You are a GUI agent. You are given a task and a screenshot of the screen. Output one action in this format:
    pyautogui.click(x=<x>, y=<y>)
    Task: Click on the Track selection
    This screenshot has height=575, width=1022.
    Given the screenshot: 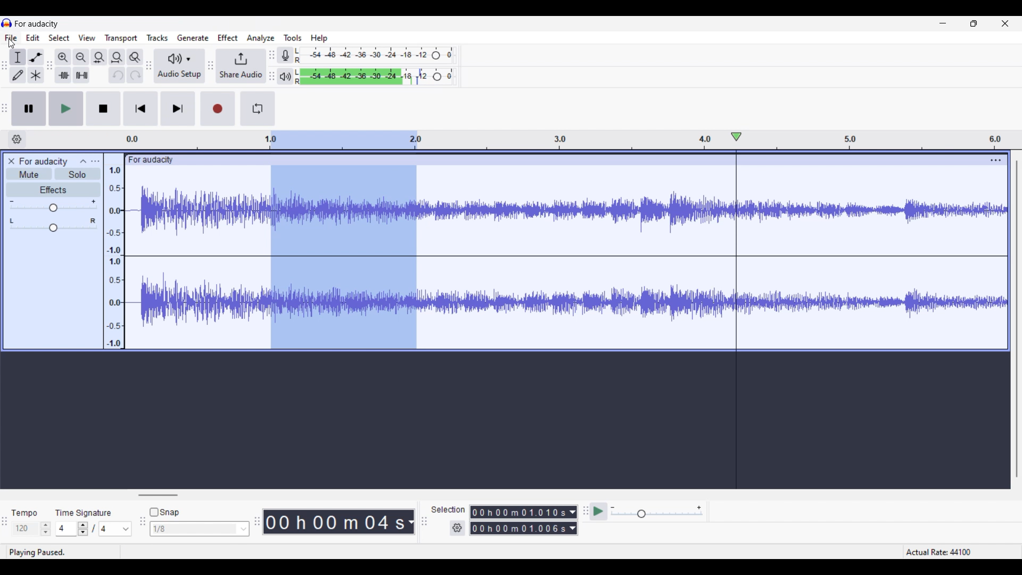 What is the action you would take?
    pyautogui.click(x=346, y=241)
    